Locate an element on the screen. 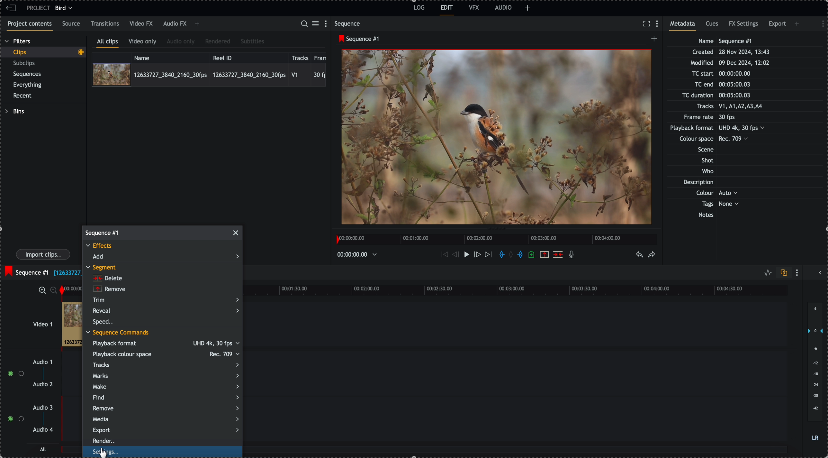 This screenshot has width=828, height=458. audio FX is located at coordinates (175, 24).